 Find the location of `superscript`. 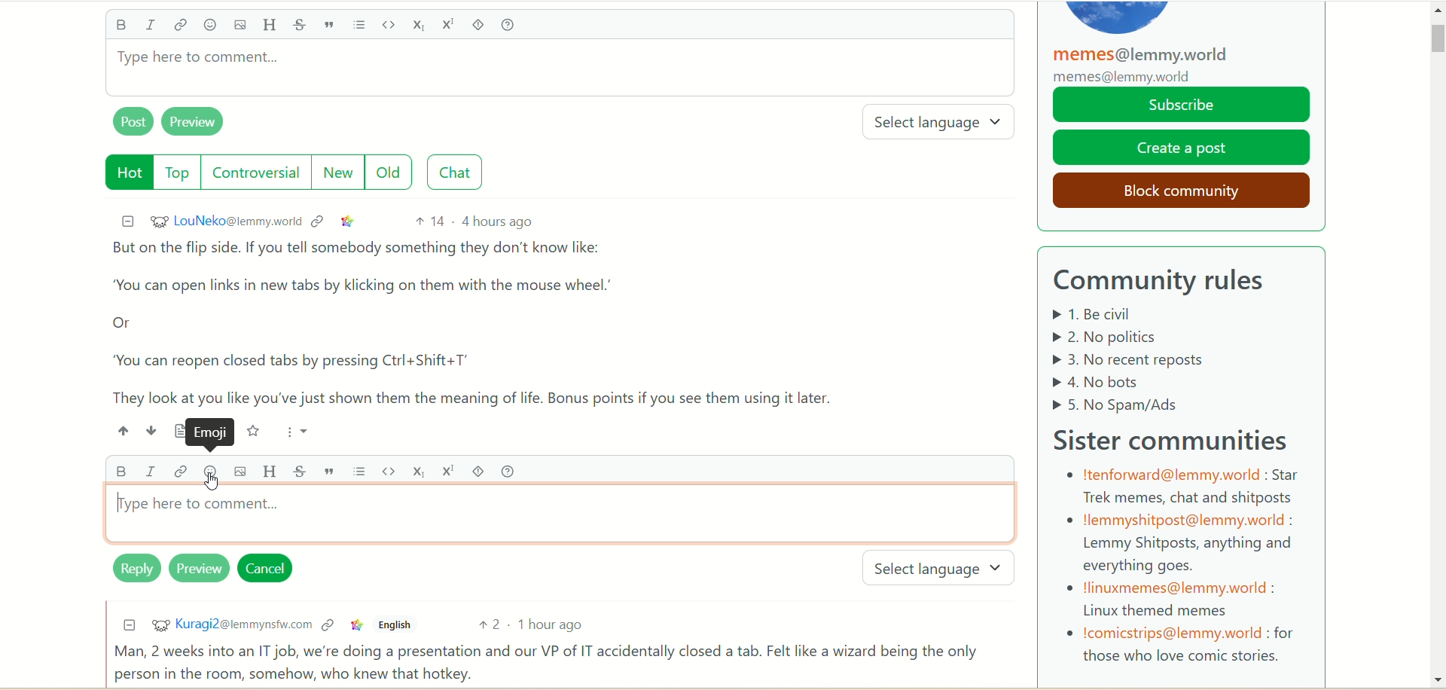

superscript is located at coordinates (447, 471).